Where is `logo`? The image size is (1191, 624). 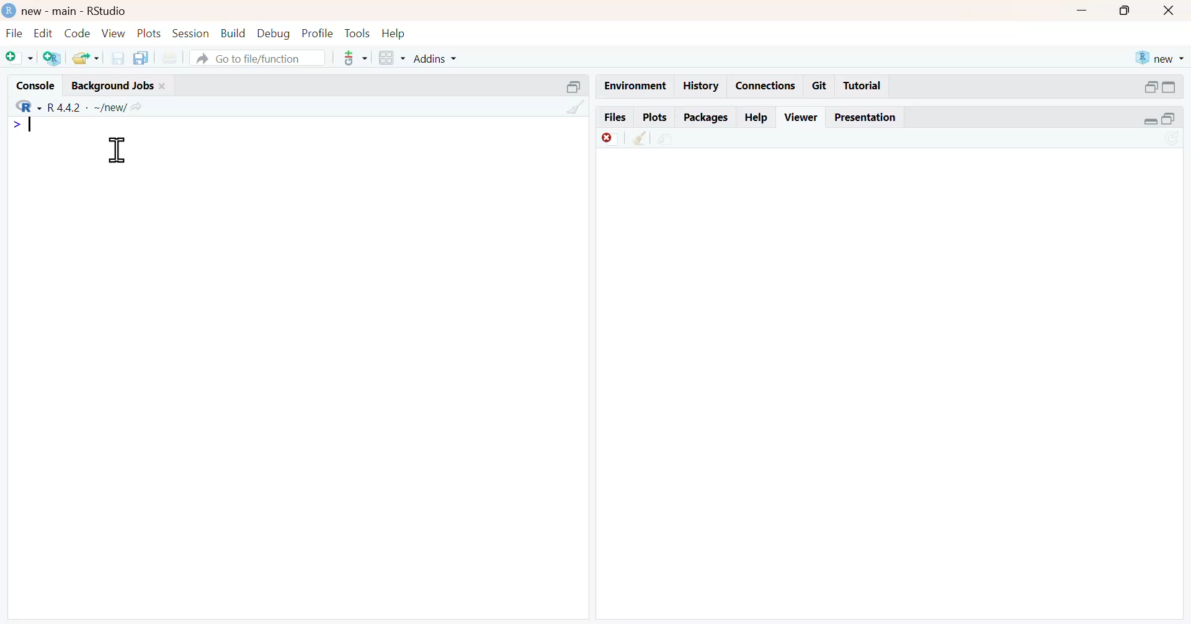
logo is located at coordinates (7, 9).